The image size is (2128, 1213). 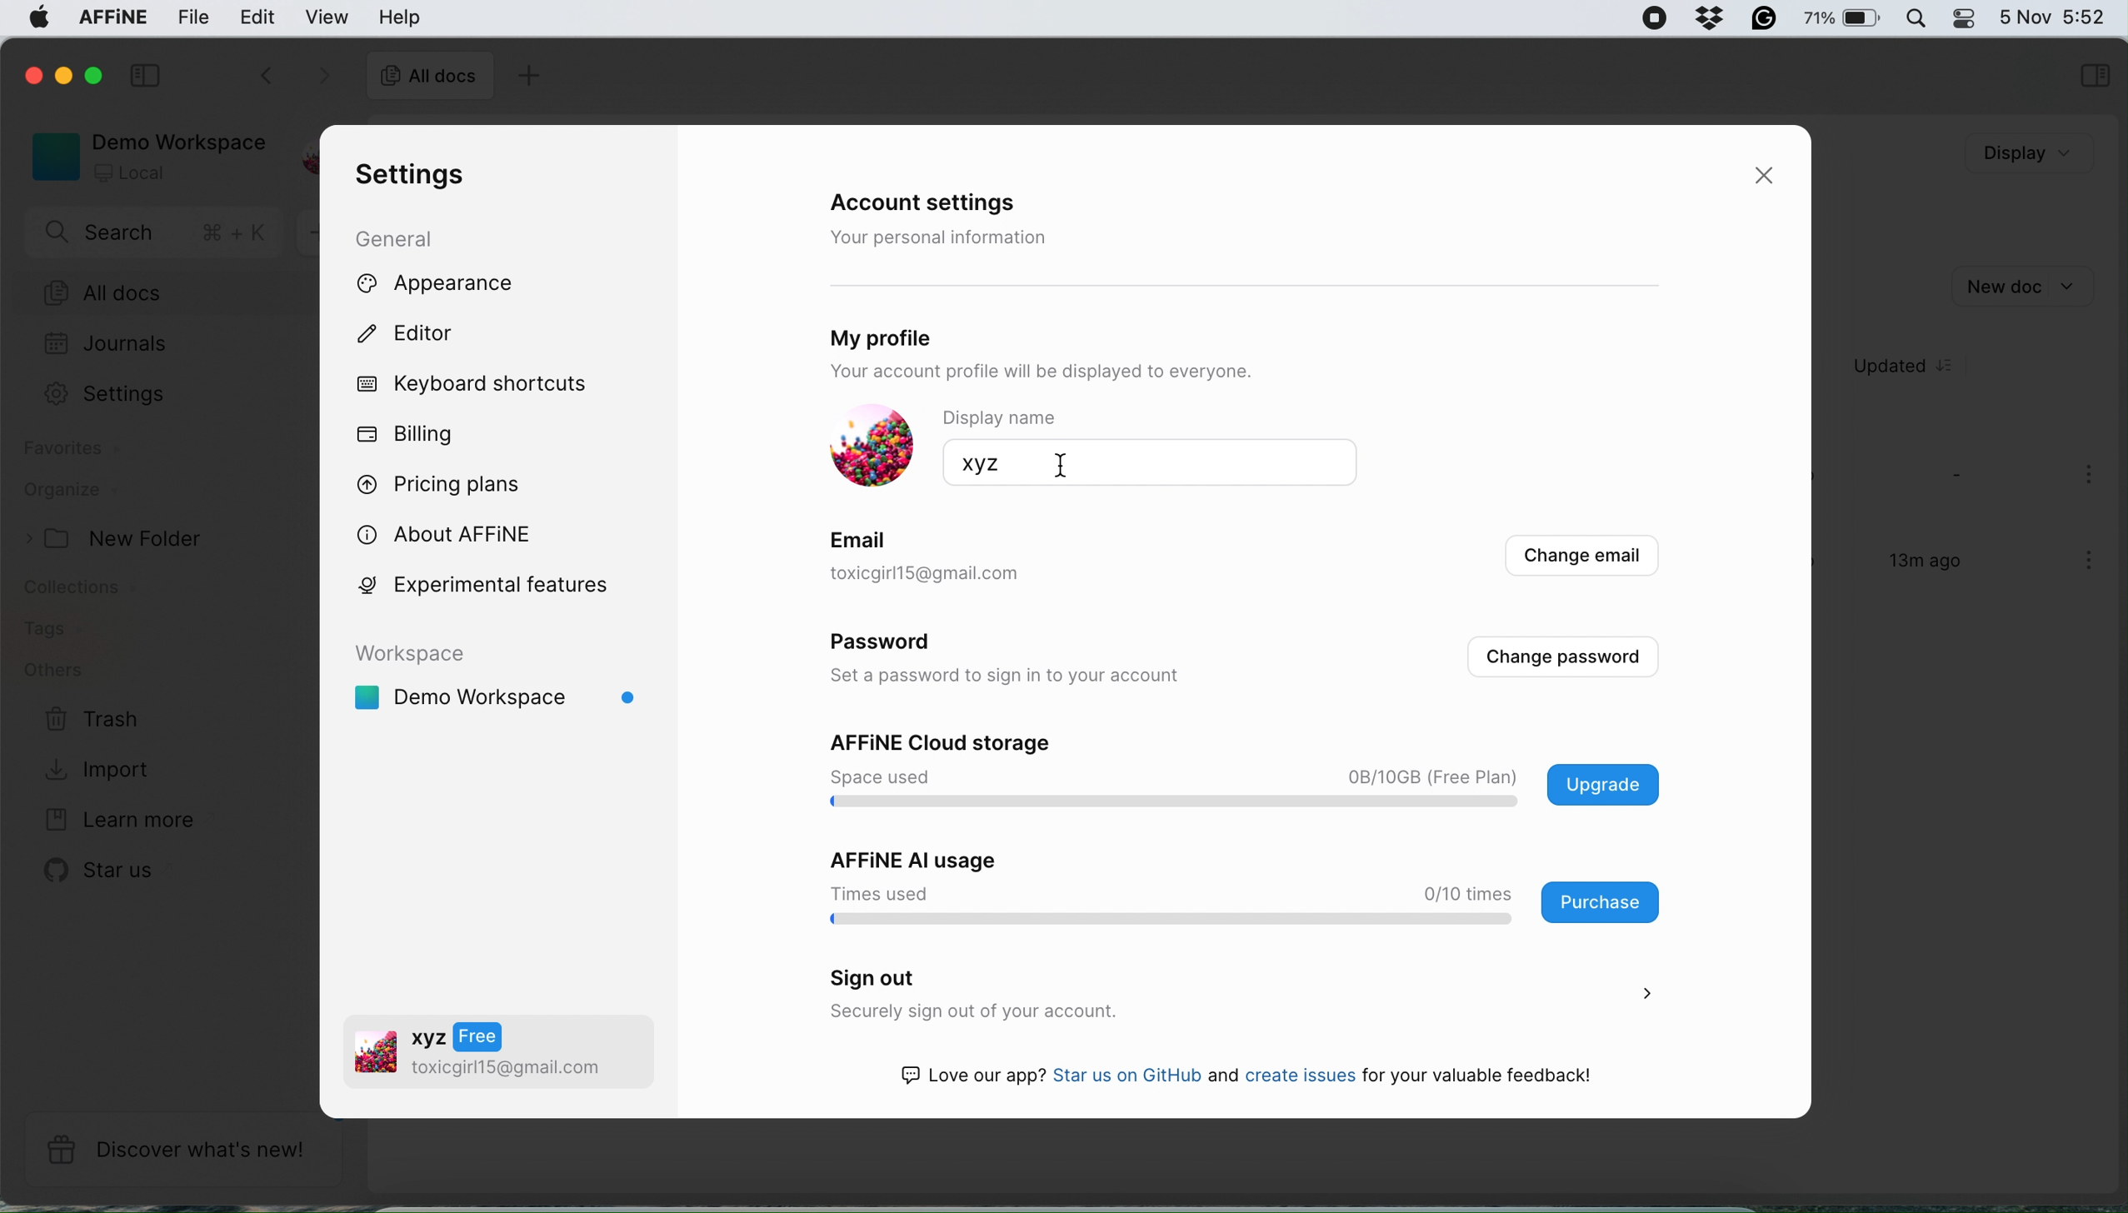 What do you see at coordinates (957, 575) in the screenshot?
I see `toxicgirl1S@gmail.com` at bounding box center [957, 575].